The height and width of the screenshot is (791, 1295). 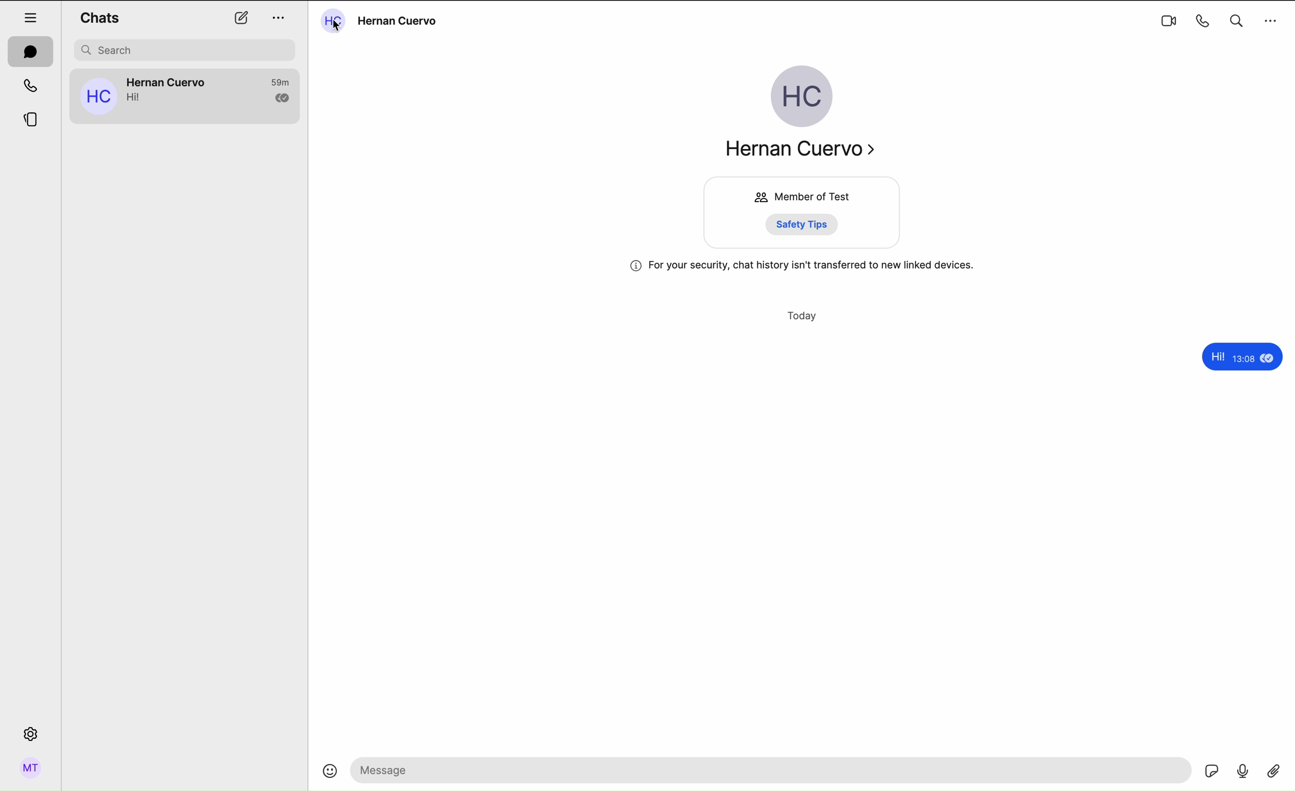 What do you see at coordinates (1214, 775) in the screenshot?
I see `gif` at bounding box center [1214, 775].